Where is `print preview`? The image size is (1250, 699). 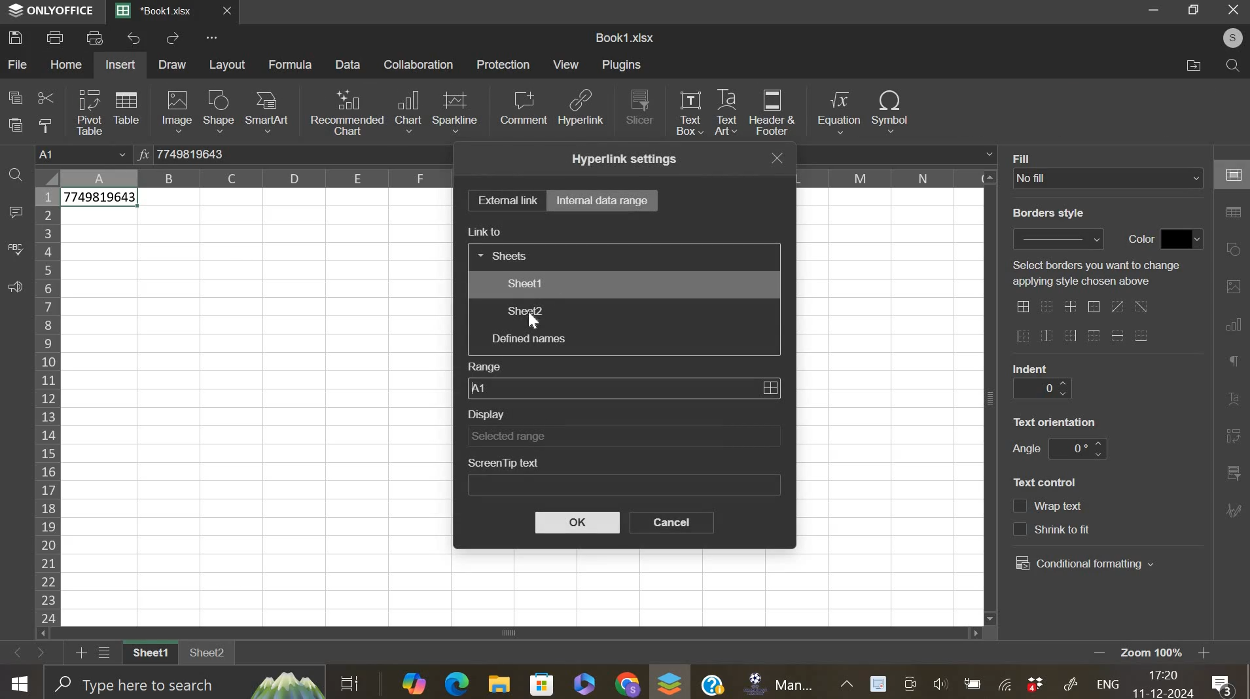 print preview is located at coordinates (95, 37).